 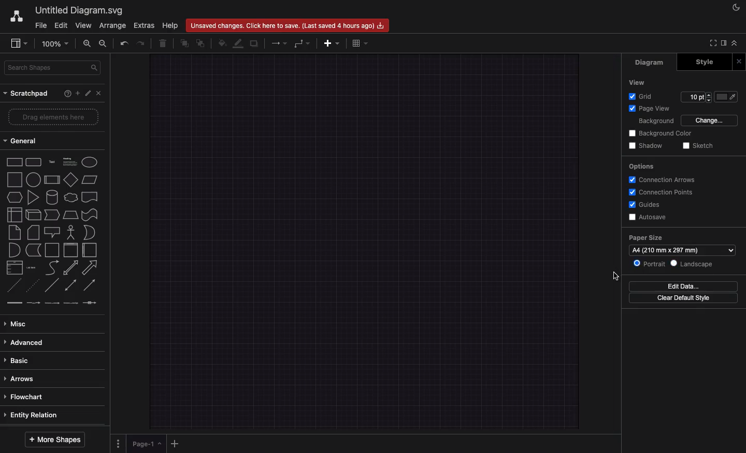 I want to click on Extras, so click(x=144, y=26).